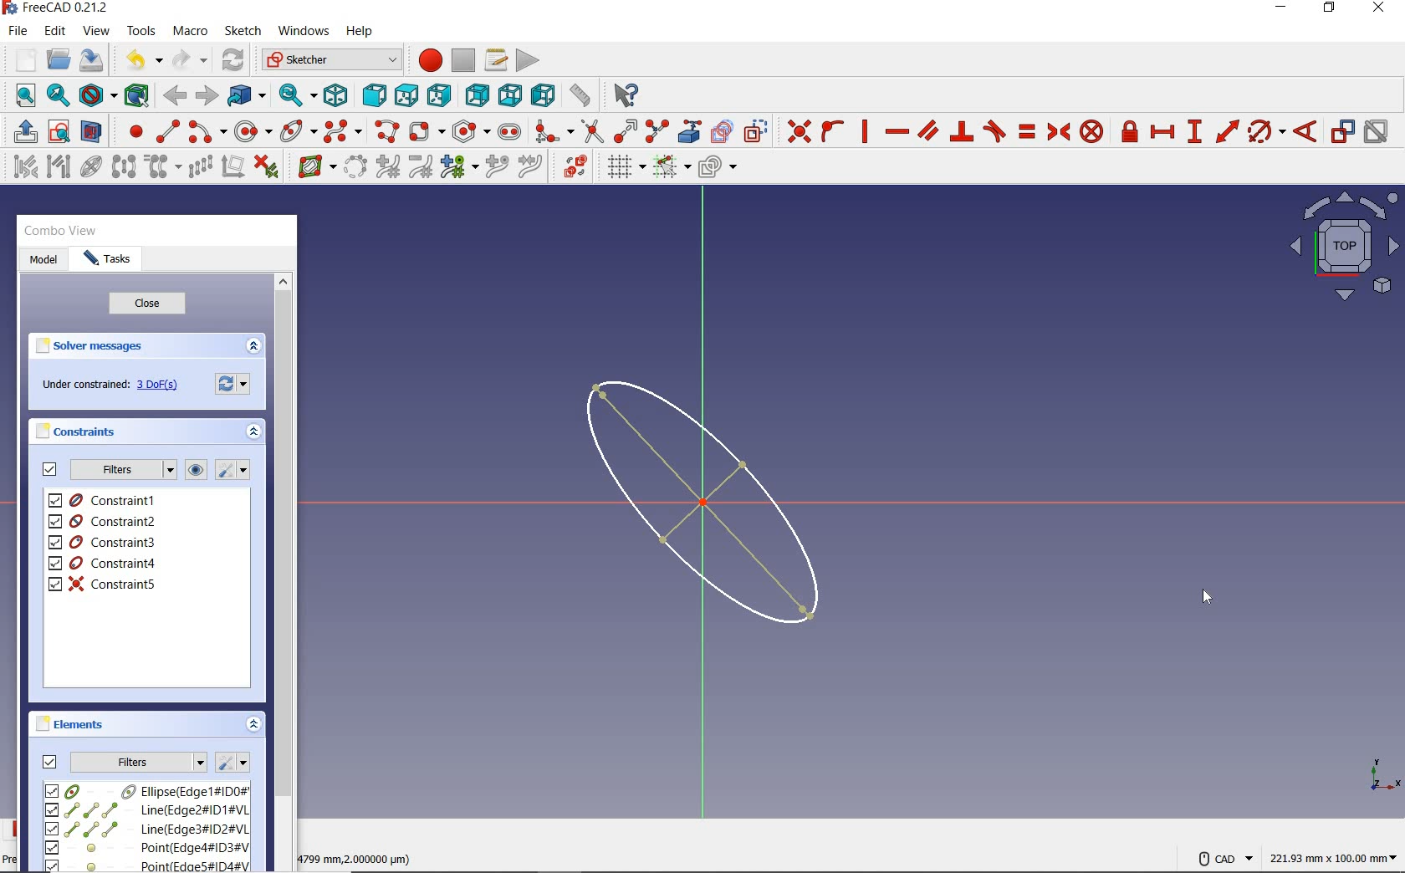 The height and width of the screenshot is (873, 1405). What do you see at coordinates (472, 131) in the screenshot?
I see `create regular polygon` at bounding box center [472, 131].